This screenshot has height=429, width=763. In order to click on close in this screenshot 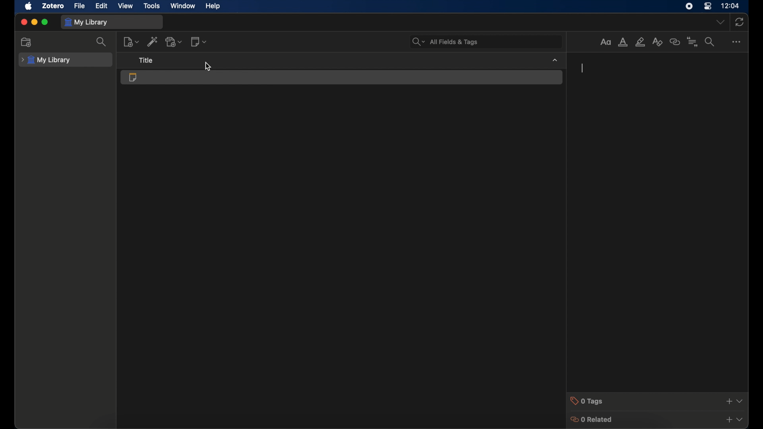, I will do `click(24, 22)`.